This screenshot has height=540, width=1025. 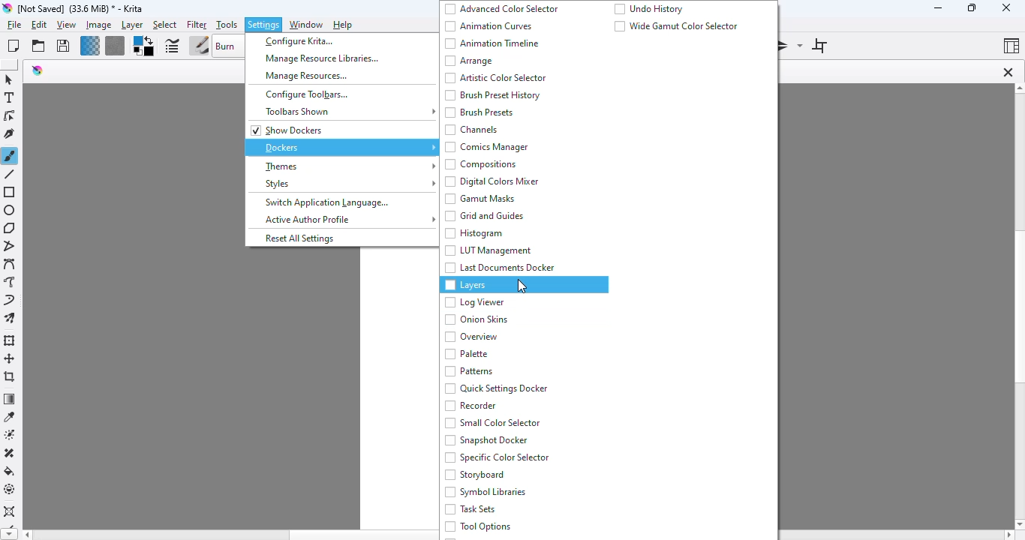 I want to click on active author profile, so click(x=350, y=220).